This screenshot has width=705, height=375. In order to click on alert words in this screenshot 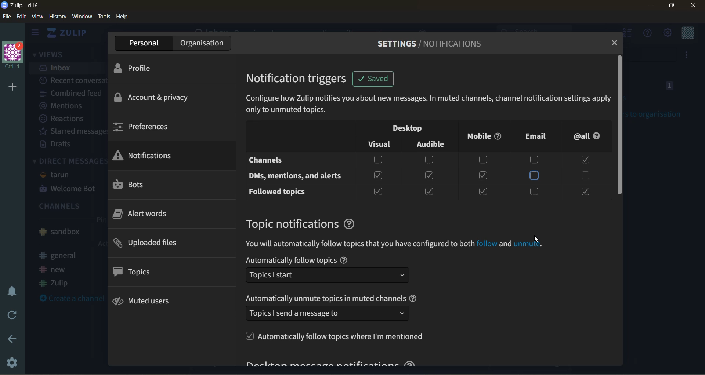, I will do `click(147, 216)`.